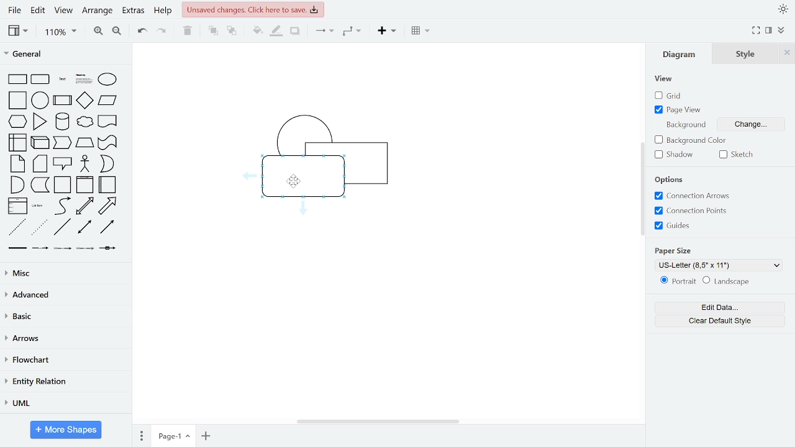 Image resolution: width=795 pixels, height=447 pixels. Describe the element at coordinates (61, 79) in the screenshot. I see `text` at that location.